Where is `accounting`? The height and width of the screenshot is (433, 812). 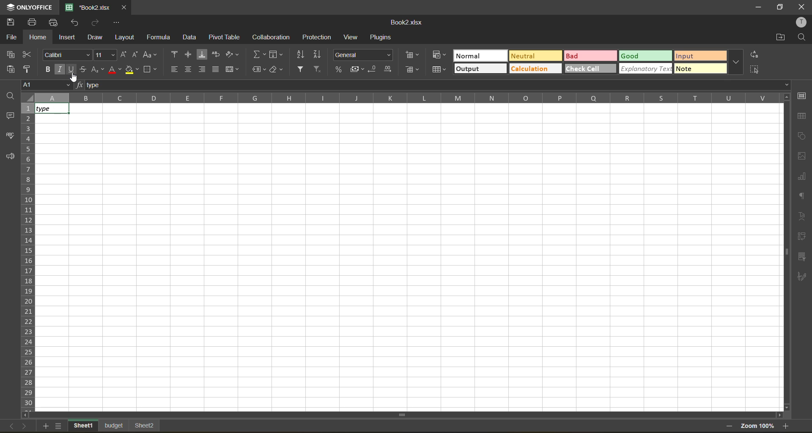
accounting is located at coordinates (358, 69).